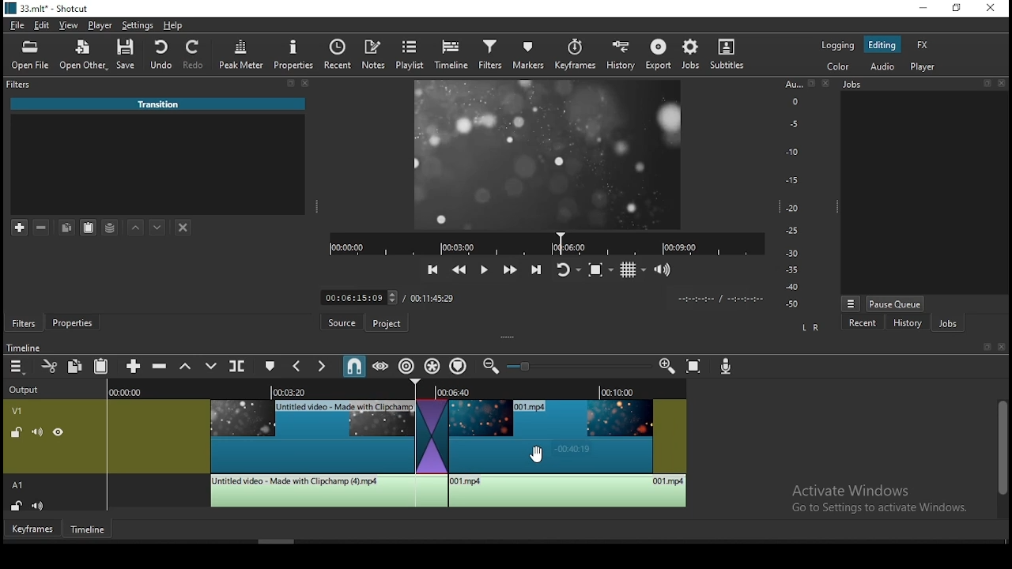  What do you see at coordinates (186, 367) in the screenshot?
I see `lift` at bounding box center [186, 367].